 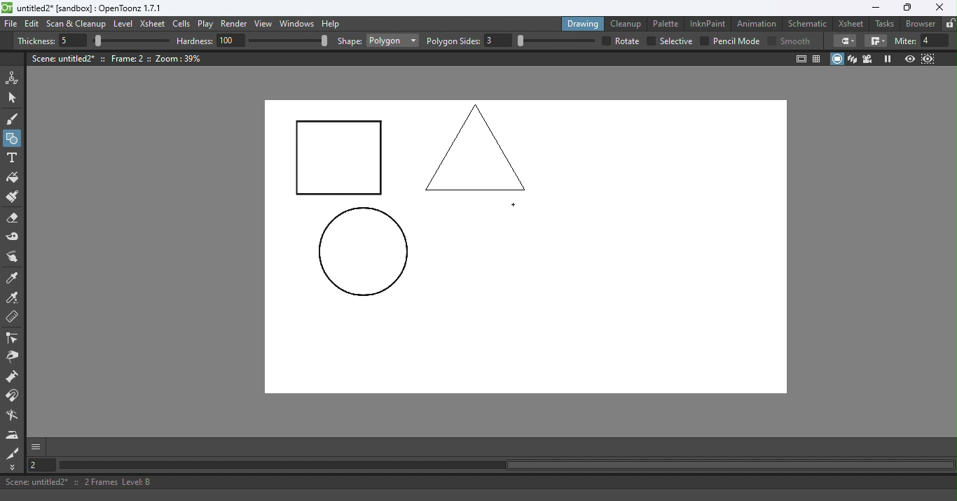 I want to click on shape, so click(x=350, y=42).